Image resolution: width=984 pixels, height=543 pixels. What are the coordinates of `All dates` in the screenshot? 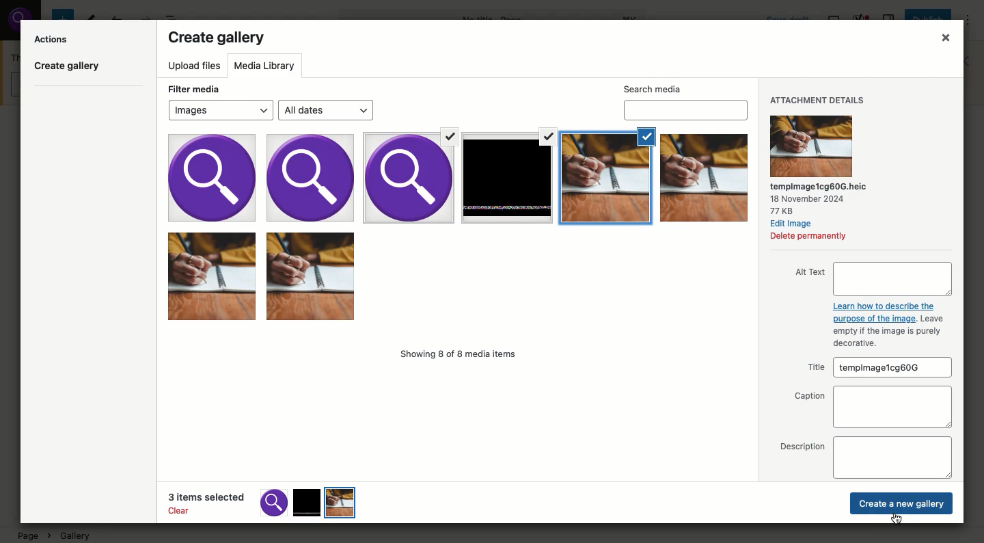 It's located at (327, 111).